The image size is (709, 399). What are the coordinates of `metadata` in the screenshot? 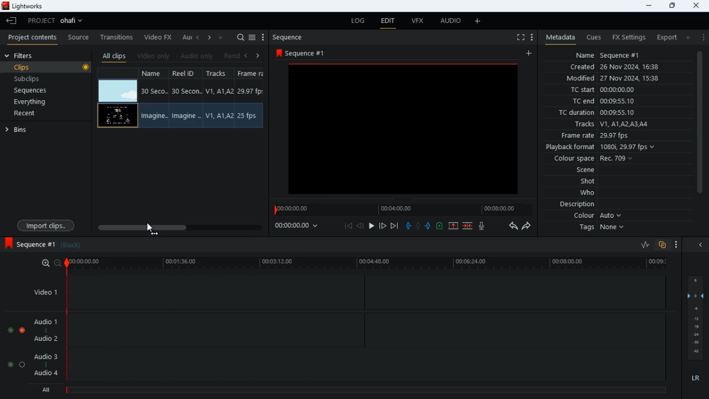 It's located at (558, 38).